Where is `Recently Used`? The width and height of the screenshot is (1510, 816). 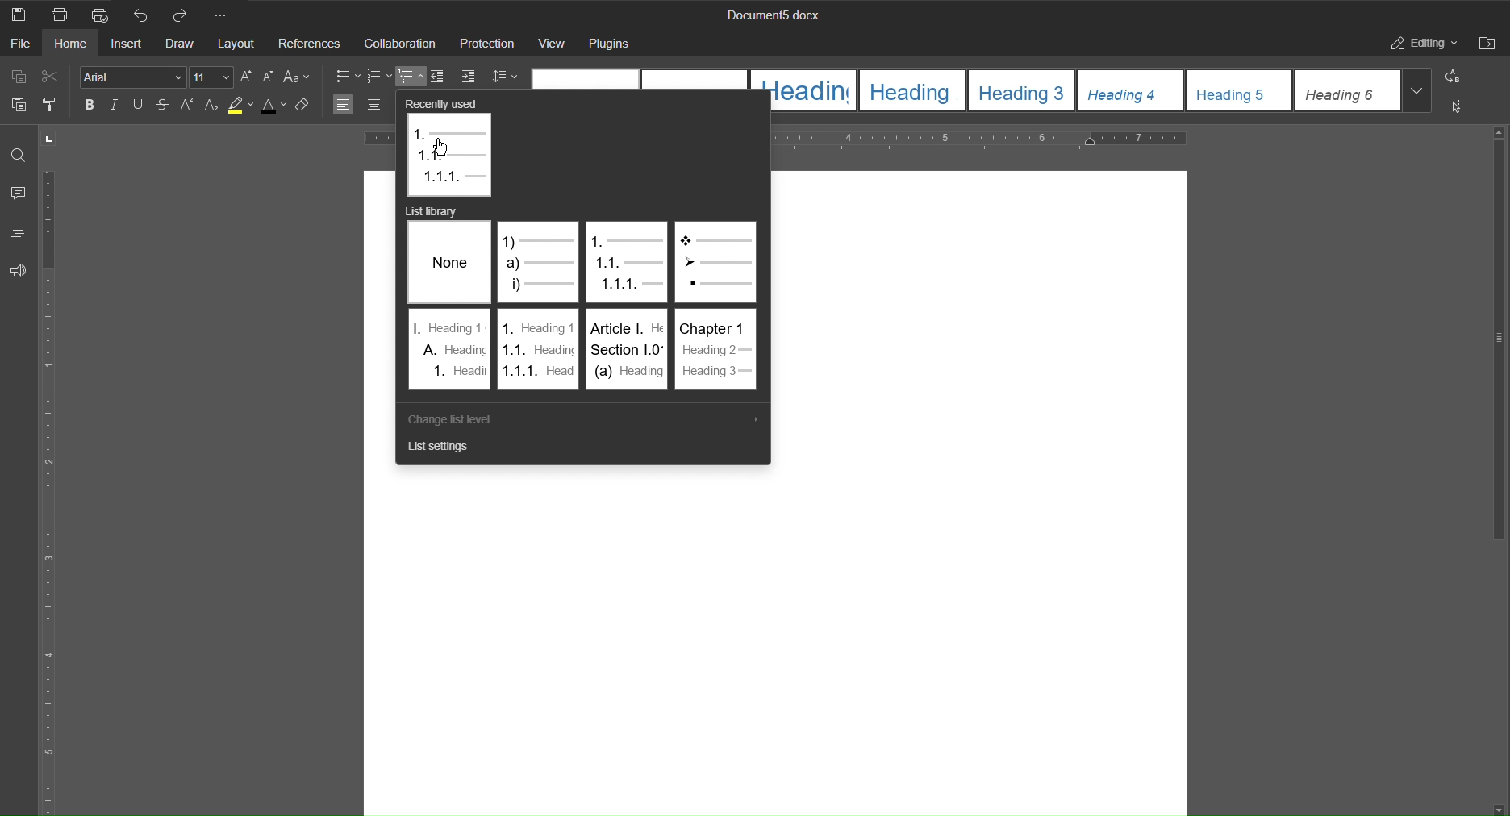
Recently Used is located at coordinates (451, 148).